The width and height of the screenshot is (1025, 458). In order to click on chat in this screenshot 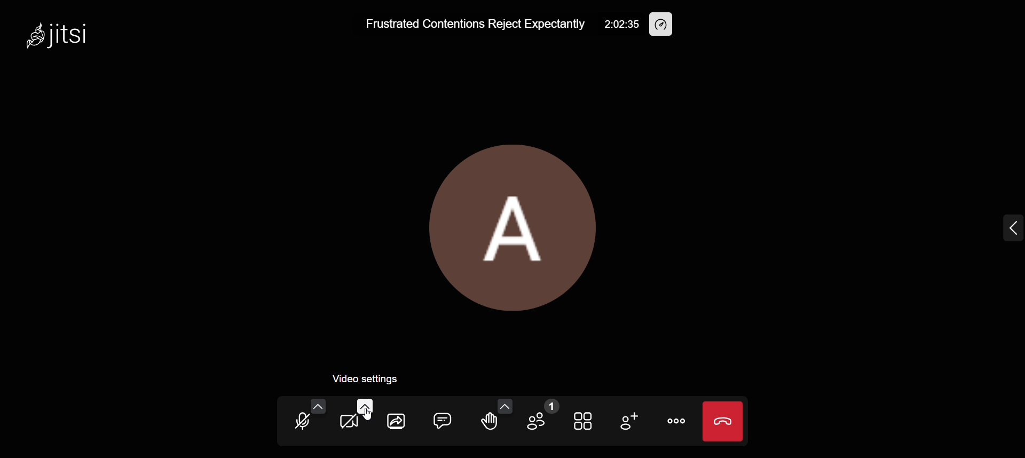, I will do `click(441, 420)`.